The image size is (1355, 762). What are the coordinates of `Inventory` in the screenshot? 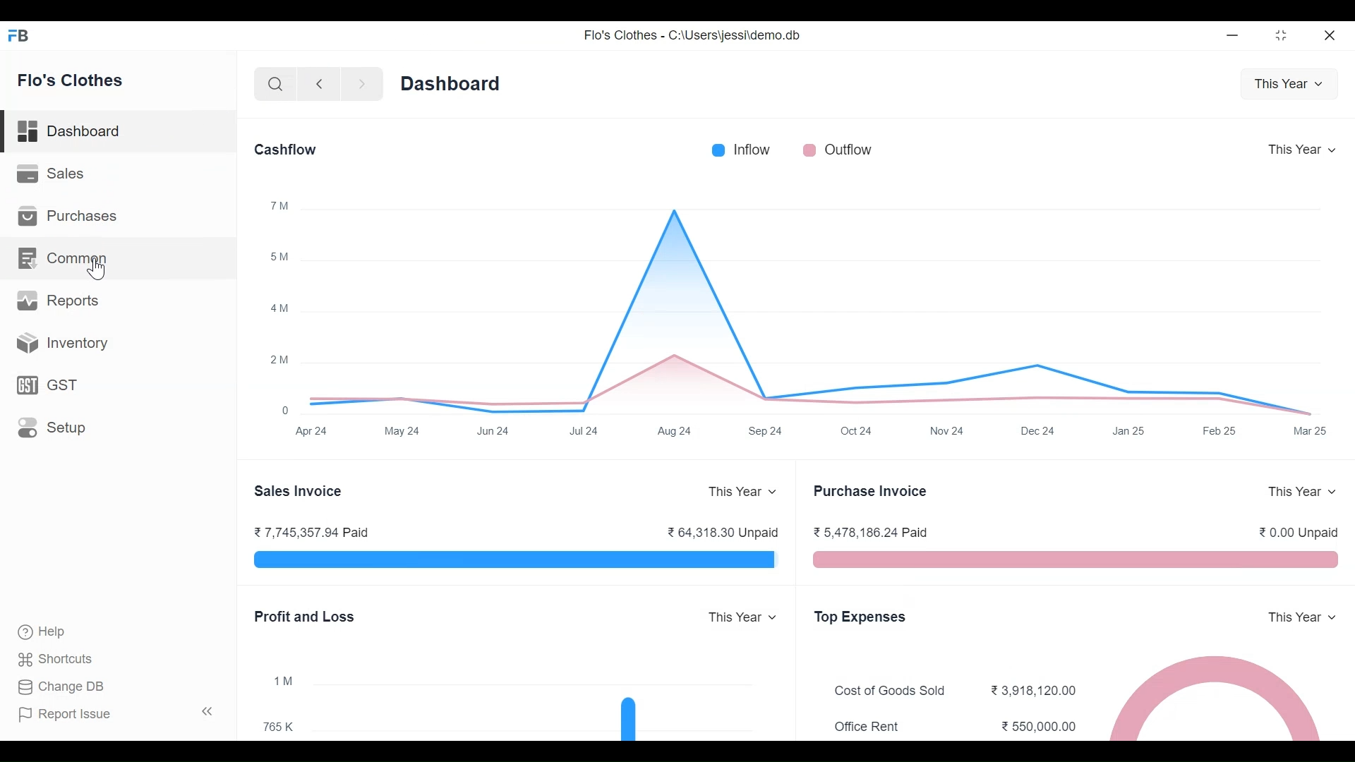 It's located at (62, 341).